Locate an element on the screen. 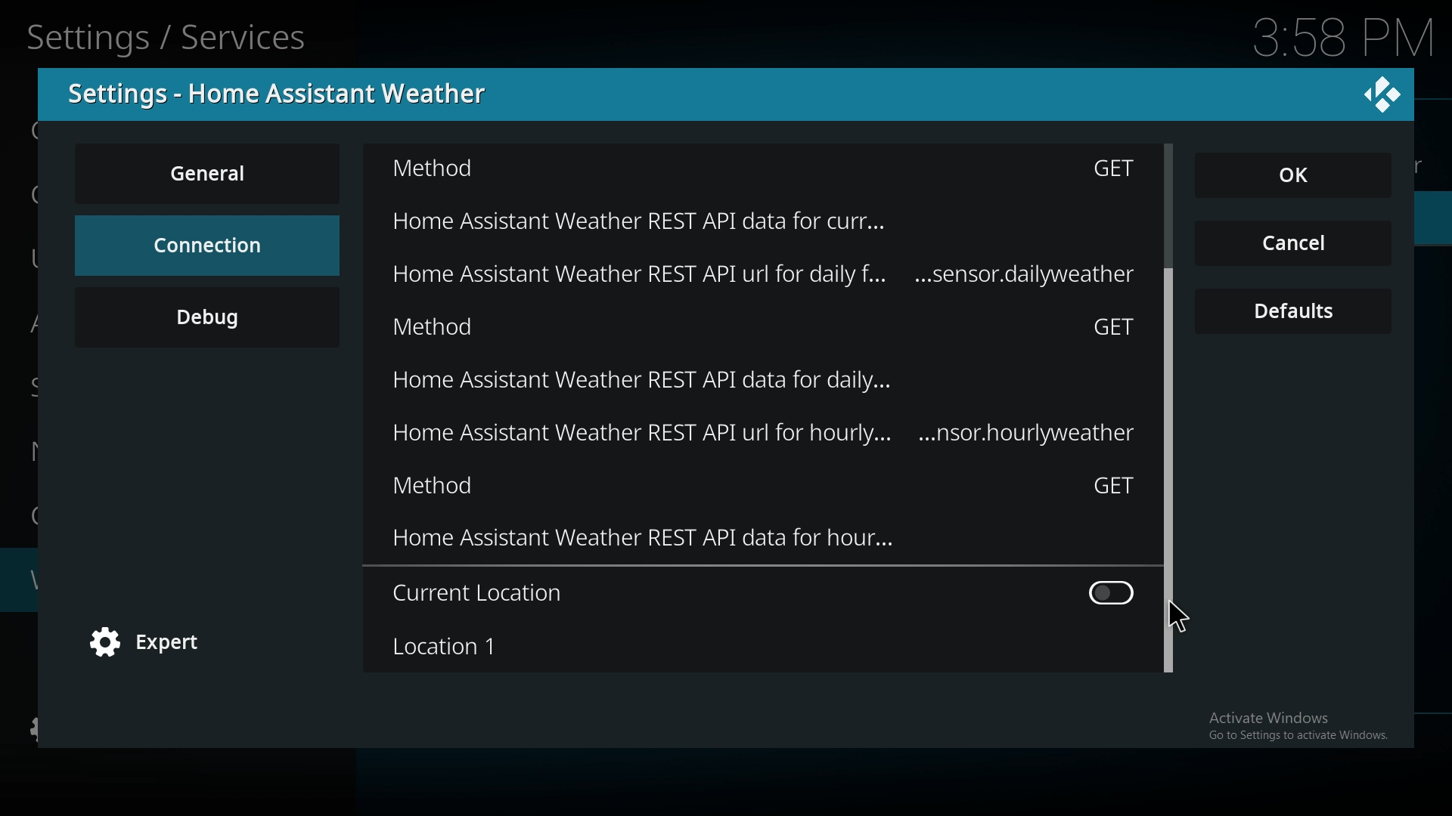 Image resolution: width=1452 pixels, height=816 pixels. expert is located at coordinates (155, 644).